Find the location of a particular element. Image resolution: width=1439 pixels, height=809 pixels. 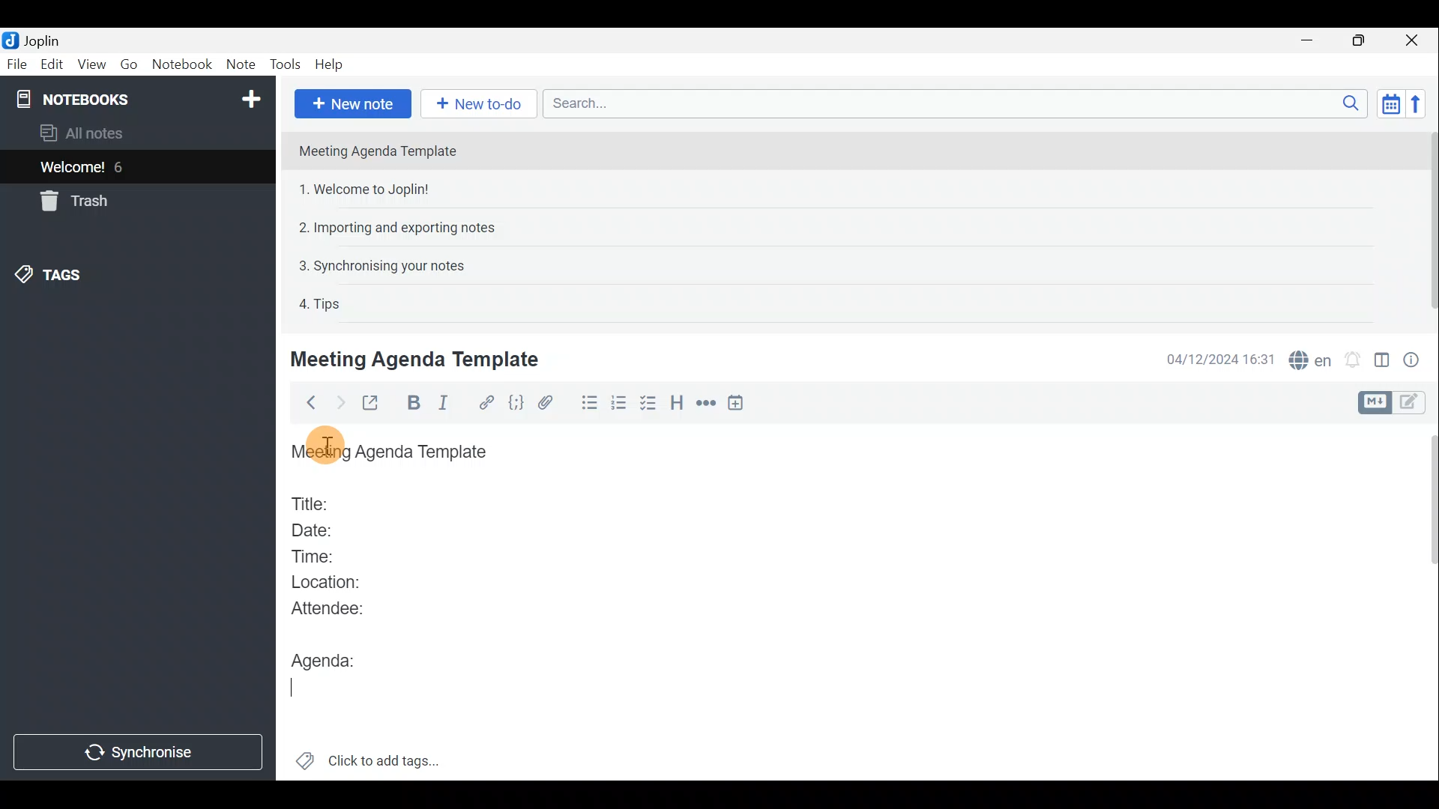

3. Synchronising your notes is located at coordinates (381, 265).